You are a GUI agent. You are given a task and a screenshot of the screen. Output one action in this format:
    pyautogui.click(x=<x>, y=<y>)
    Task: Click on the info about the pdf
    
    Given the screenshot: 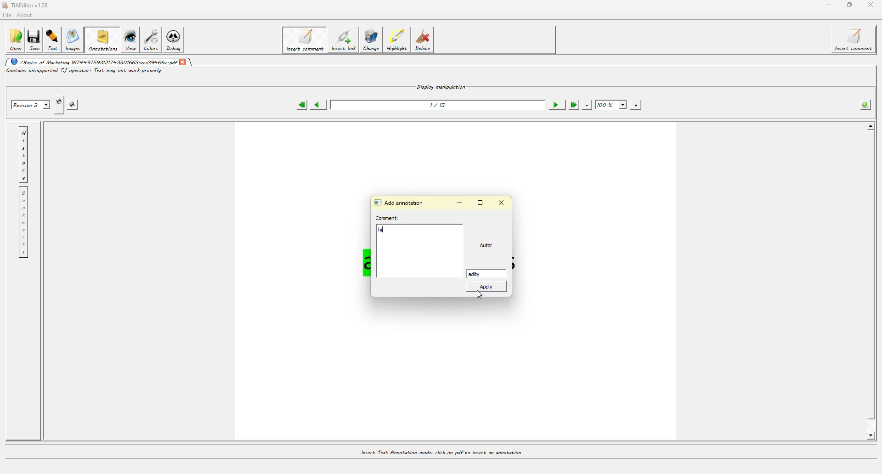 What is the action you would take?
    pyautogui.click(x=864, y=105)
    